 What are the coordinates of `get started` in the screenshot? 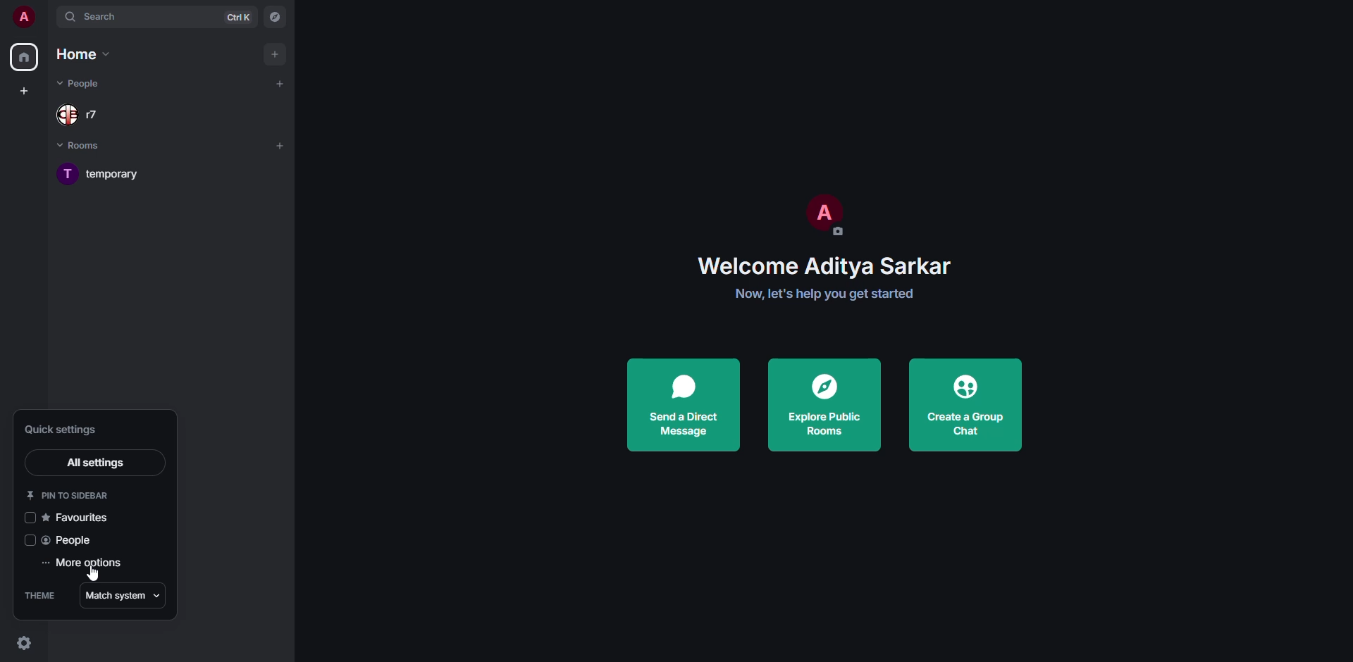 It's located at (826, 293).